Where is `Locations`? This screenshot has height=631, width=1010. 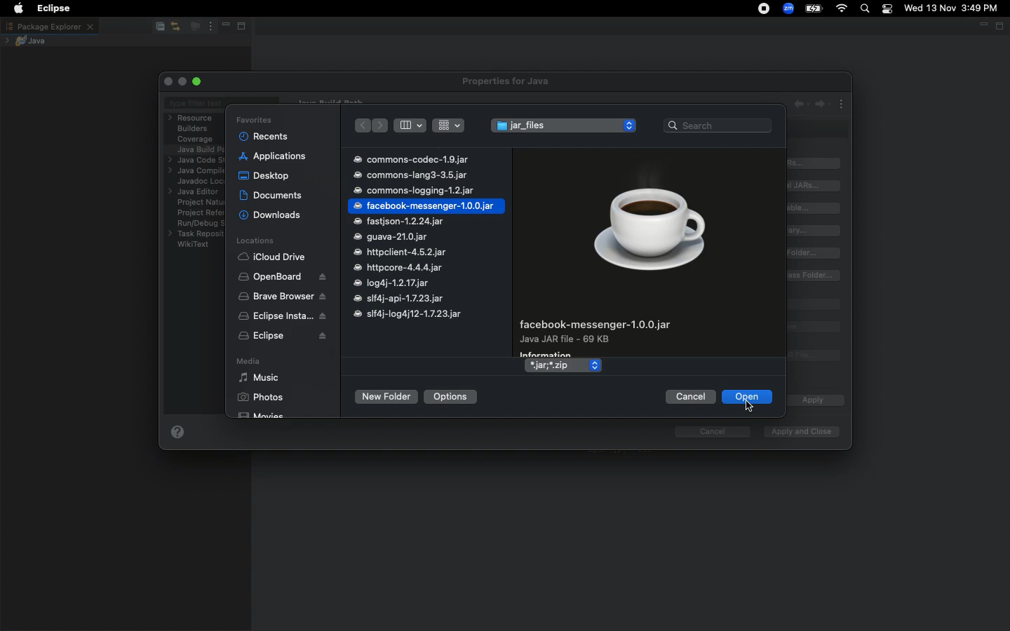 Locations is located at coordinates (255, 241).